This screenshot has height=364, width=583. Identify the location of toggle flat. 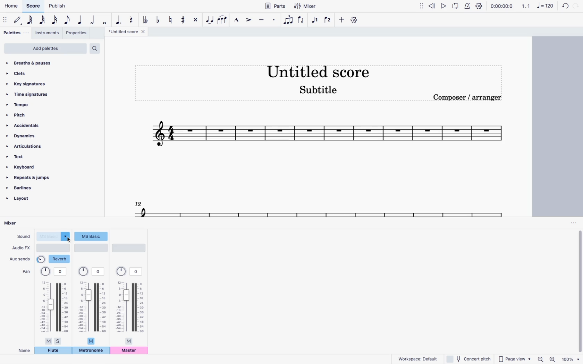
(158, 19).